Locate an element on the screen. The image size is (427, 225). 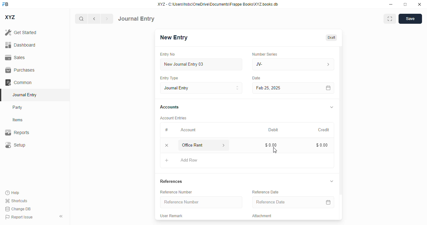
add is located at coordinates (167, 160).